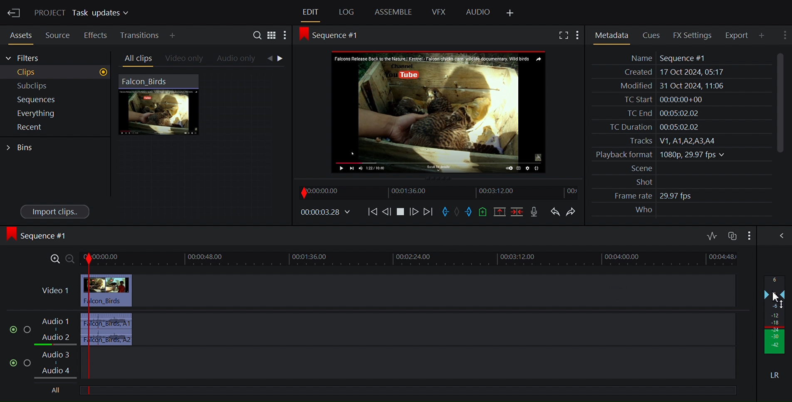 Image resolution: width=792 pixels, height=402 pixels. I want to click on Video 1, so click(54, 291).